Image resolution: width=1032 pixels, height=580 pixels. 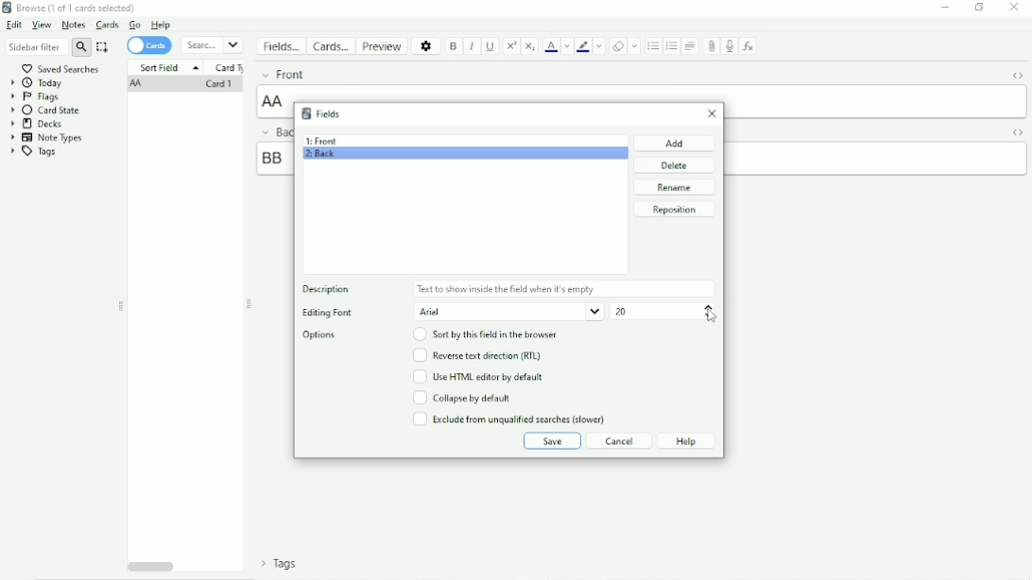 I want to click on Cards, so click(x=109, y=25).